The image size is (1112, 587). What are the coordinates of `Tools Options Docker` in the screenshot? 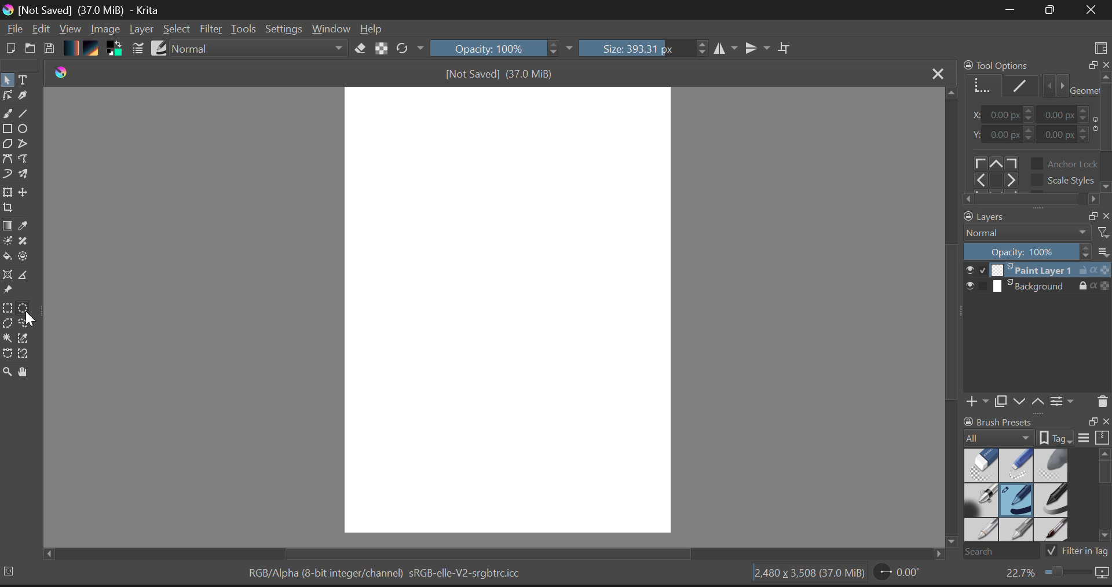 It's located at (1036, 131).